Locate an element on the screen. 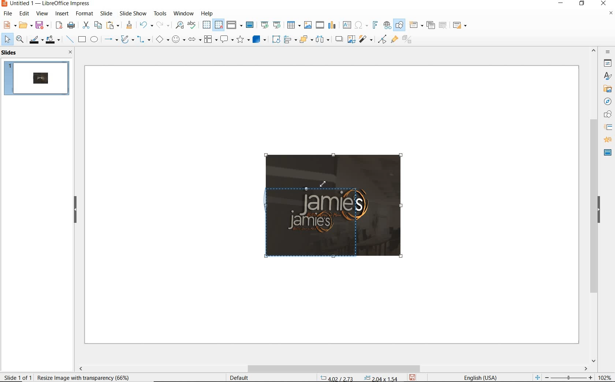 The width and height of the screenshot is (615, 382). toggle extrusion is located at coordinates (409, 40).